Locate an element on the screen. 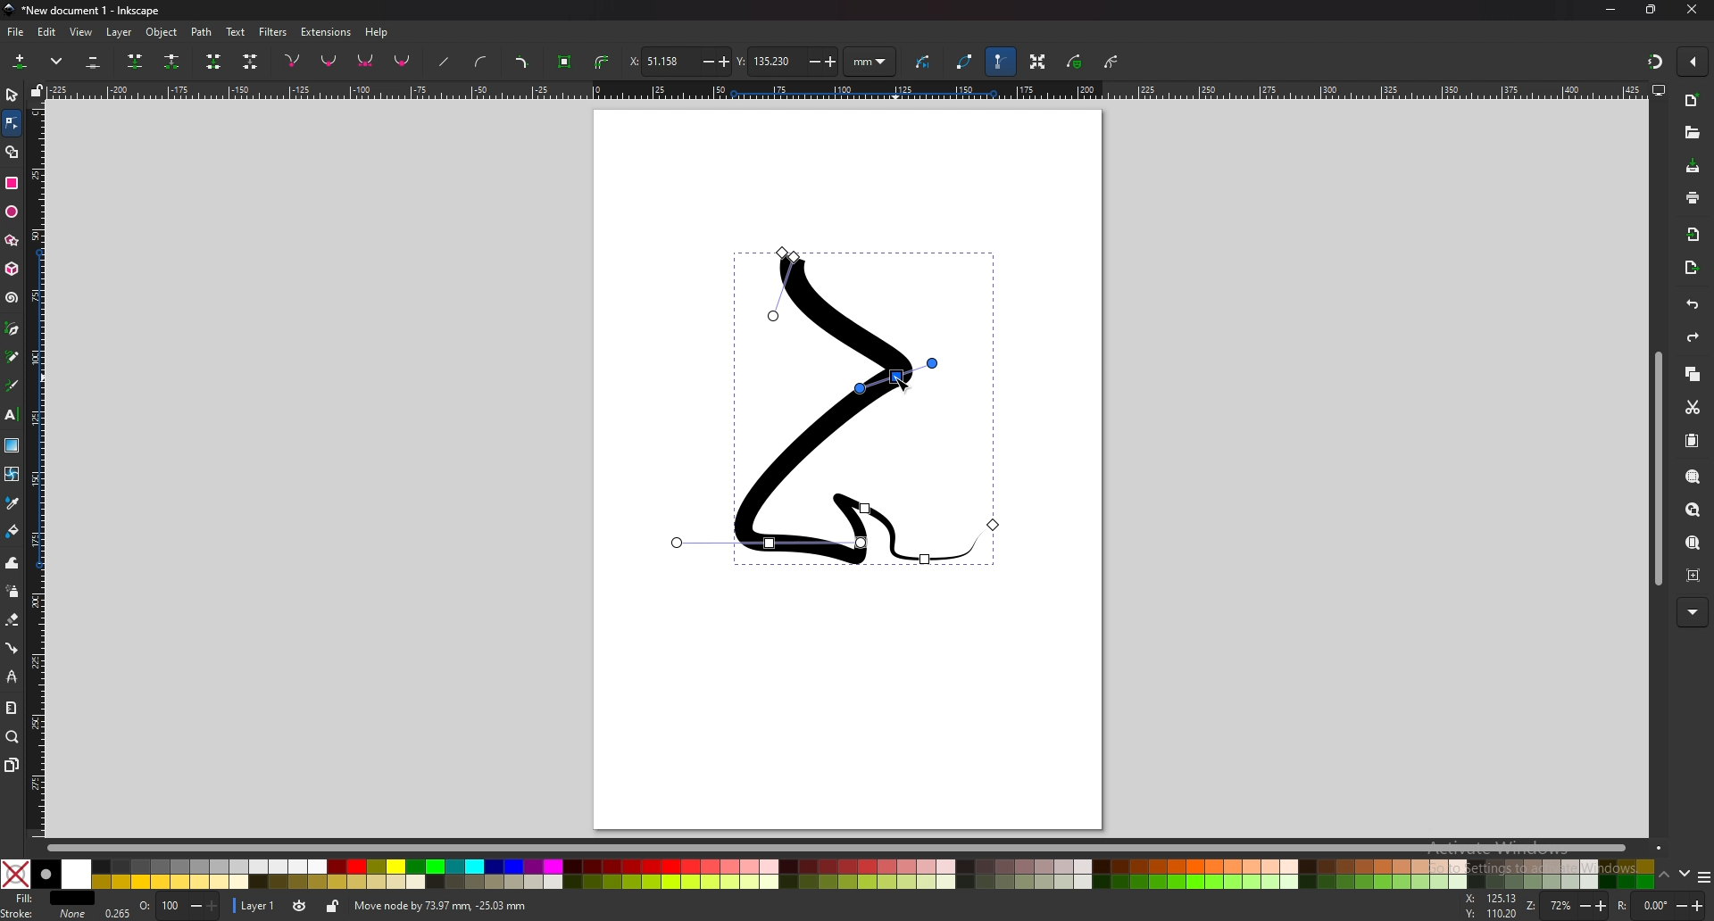 This screenshot has height=921, width=1714. undo is located at coordinates (1689, 305).